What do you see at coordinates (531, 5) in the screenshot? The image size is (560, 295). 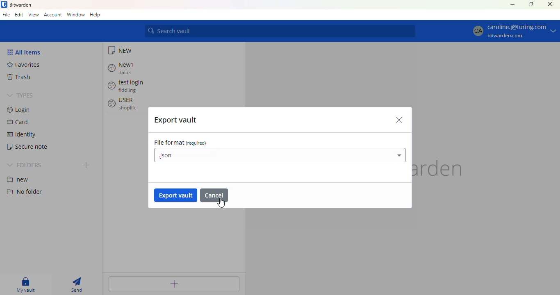 I see `maximize` at bounding box center [531, 5].